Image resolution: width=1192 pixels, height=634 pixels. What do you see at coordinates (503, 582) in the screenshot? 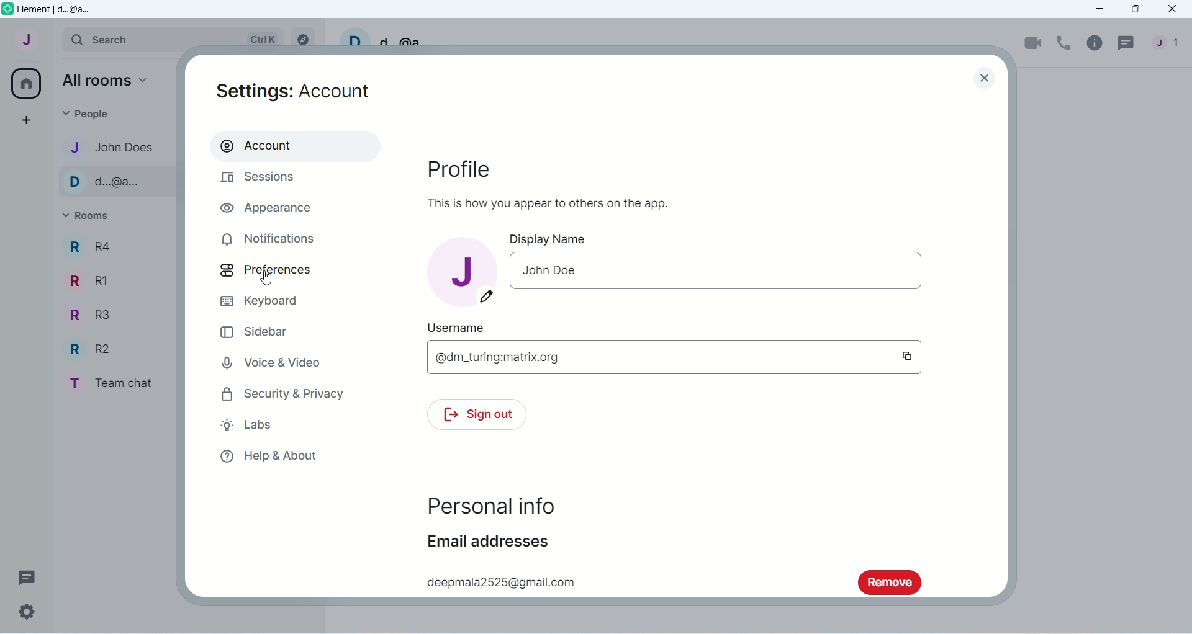
I see `deepmala2525@gmail.com` at bounding box center [503, 582].